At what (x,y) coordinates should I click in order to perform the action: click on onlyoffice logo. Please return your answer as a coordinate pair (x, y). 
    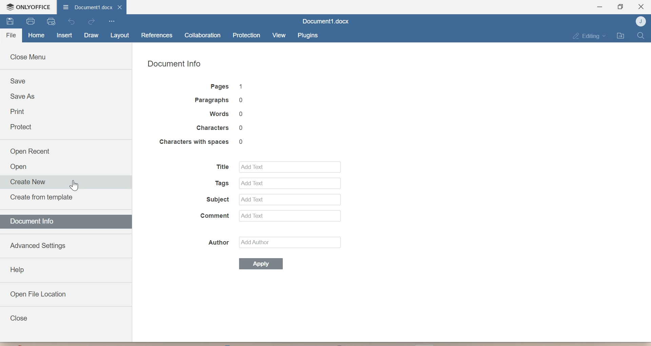
    Looking at the image, I should click on (8, 7).